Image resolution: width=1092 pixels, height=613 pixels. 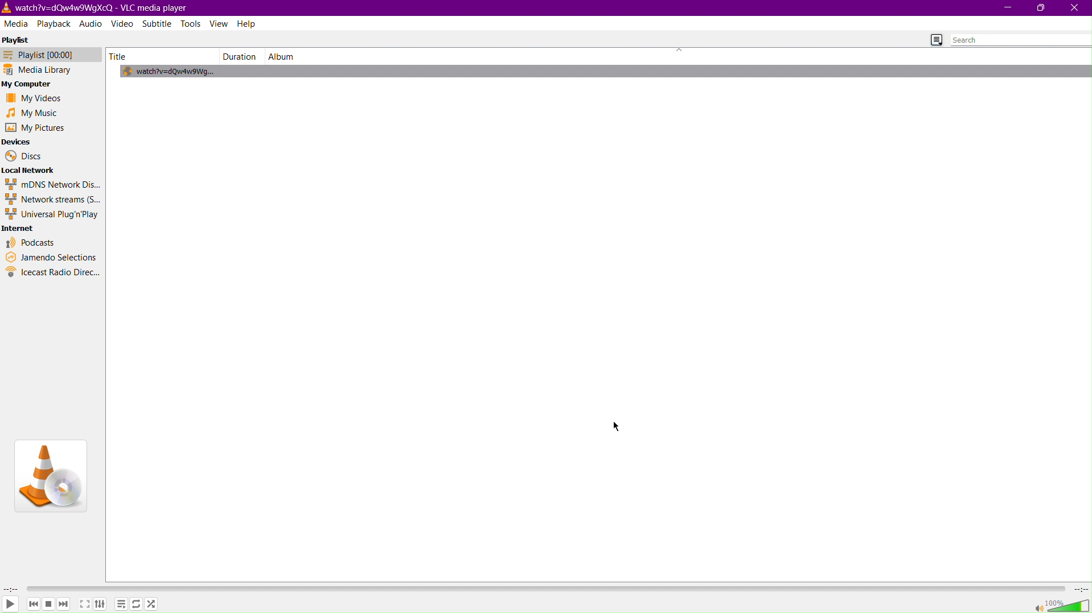 I want to click on Timeline, so click(x=544, y=589).